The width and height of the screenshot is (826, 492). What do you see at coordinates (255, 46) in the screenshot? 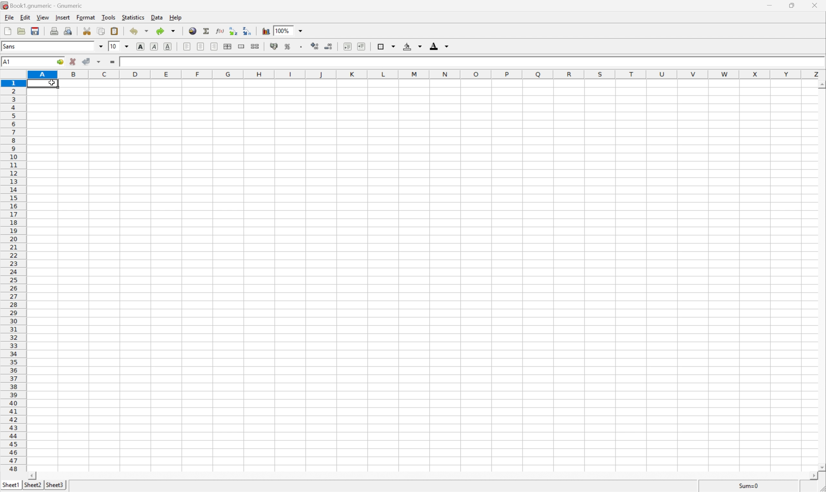
I see `split merged ranges of cells` at bounding box center [255, 46].